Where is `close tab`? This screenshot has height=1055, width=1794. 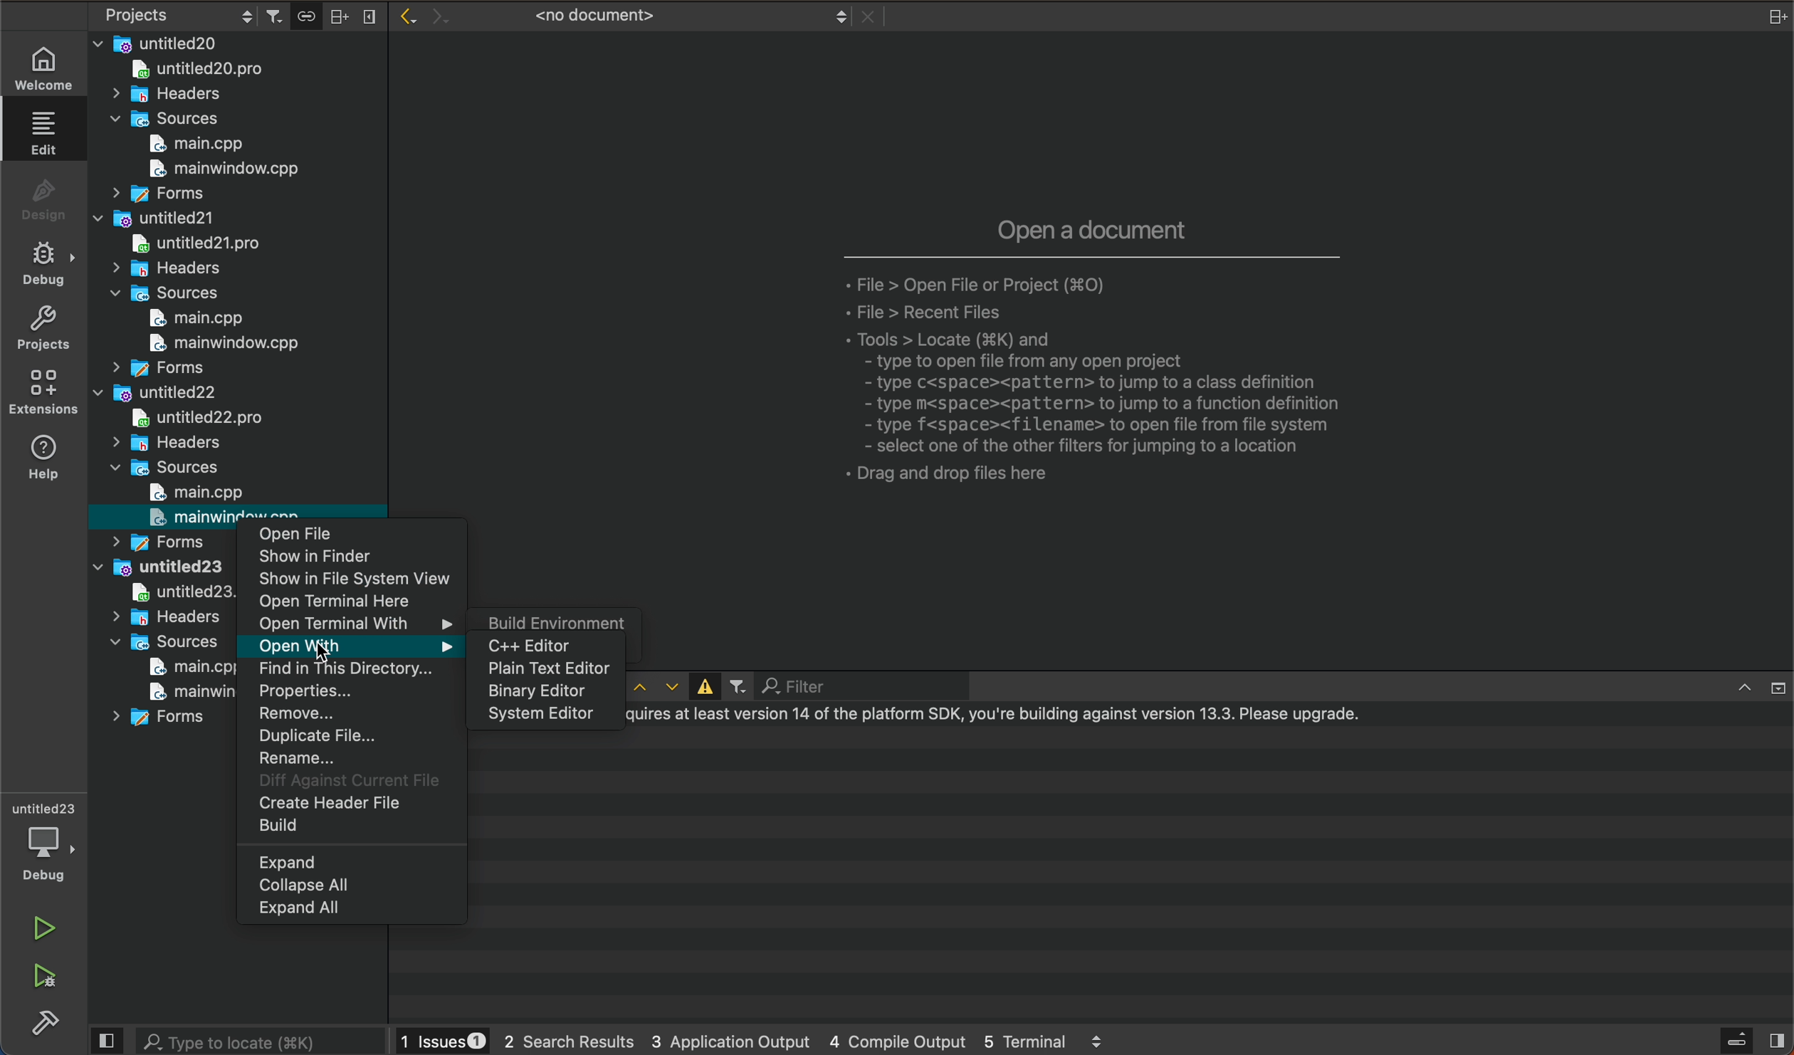
close tab is located at coordinates (869, 18).